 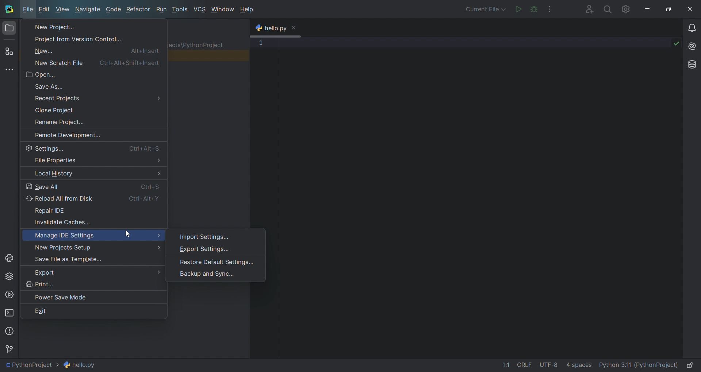 I want to click on run, so click(x=517, y=8).